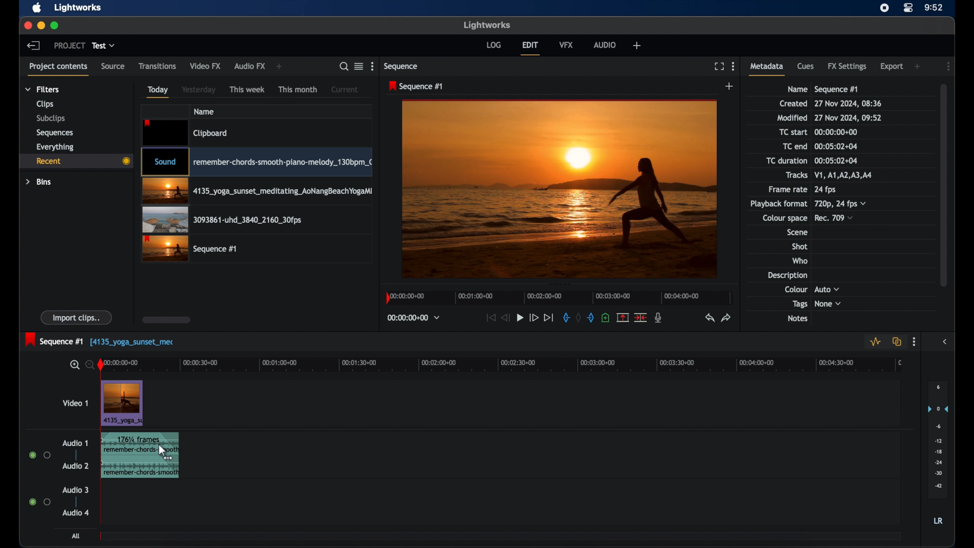 This screenshot has height=548, width=974. I want to click on zoom out, so click(87, 364).